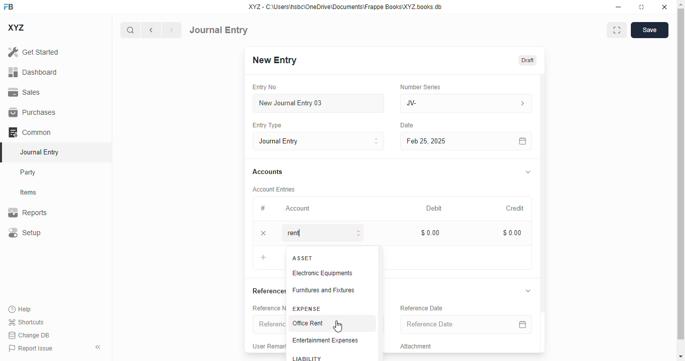 Image resolution: width=685 pixels, height=361 pixels. I want to click on attachment, so click(415, 346).